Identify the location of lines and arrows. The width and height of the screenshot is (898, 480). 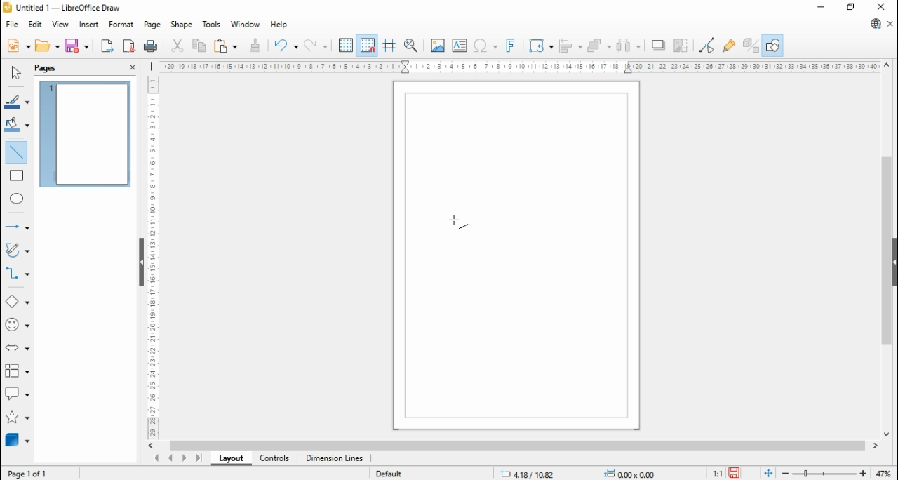
(15, 227).